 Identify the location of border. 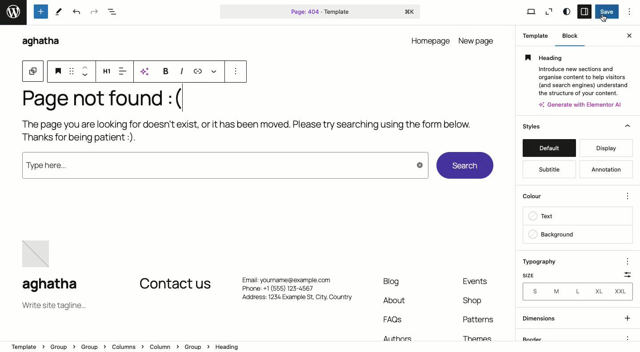
(553, 337).